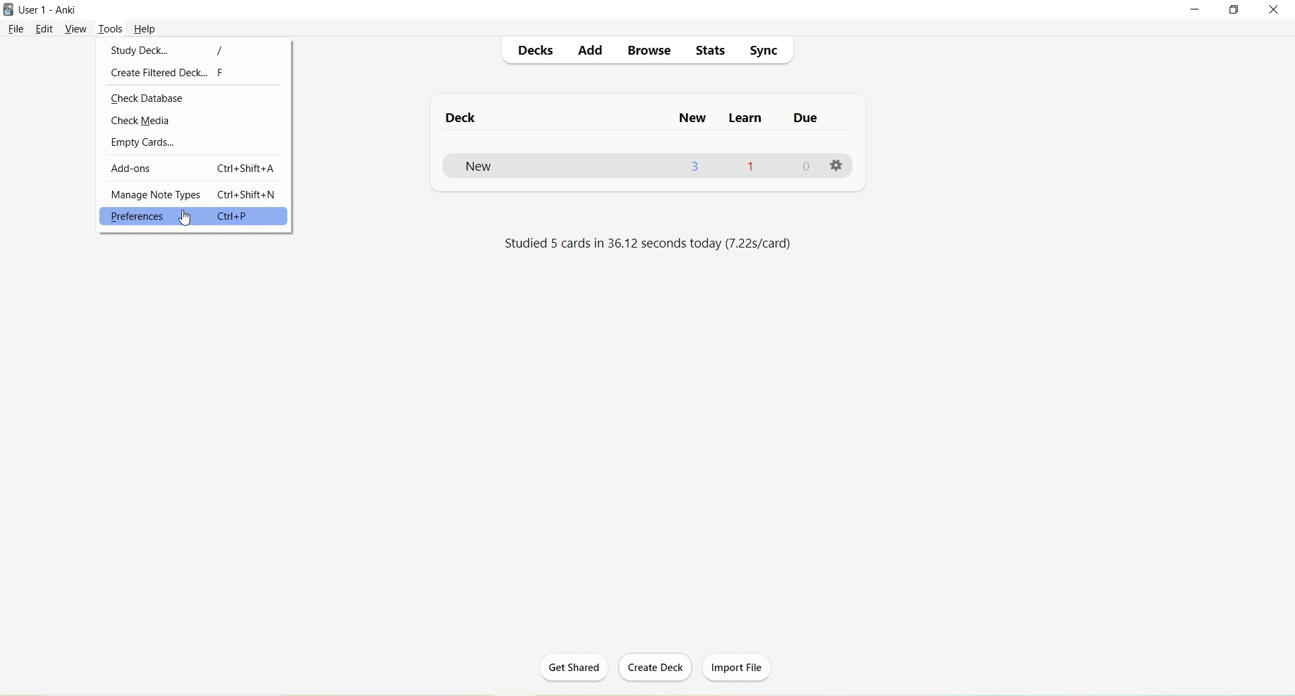 The width and height of the screenshot is (1295, 696). What do you see at coordinates (1238, 11) in the screenshot?
I see `Maximize` at bounding box center [1238, 11].